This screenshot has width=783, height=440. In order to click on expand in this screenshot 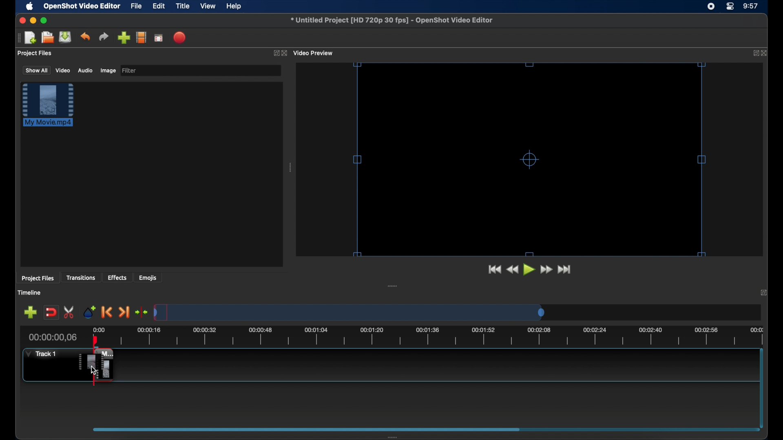, I will do `click(275, 53)`.